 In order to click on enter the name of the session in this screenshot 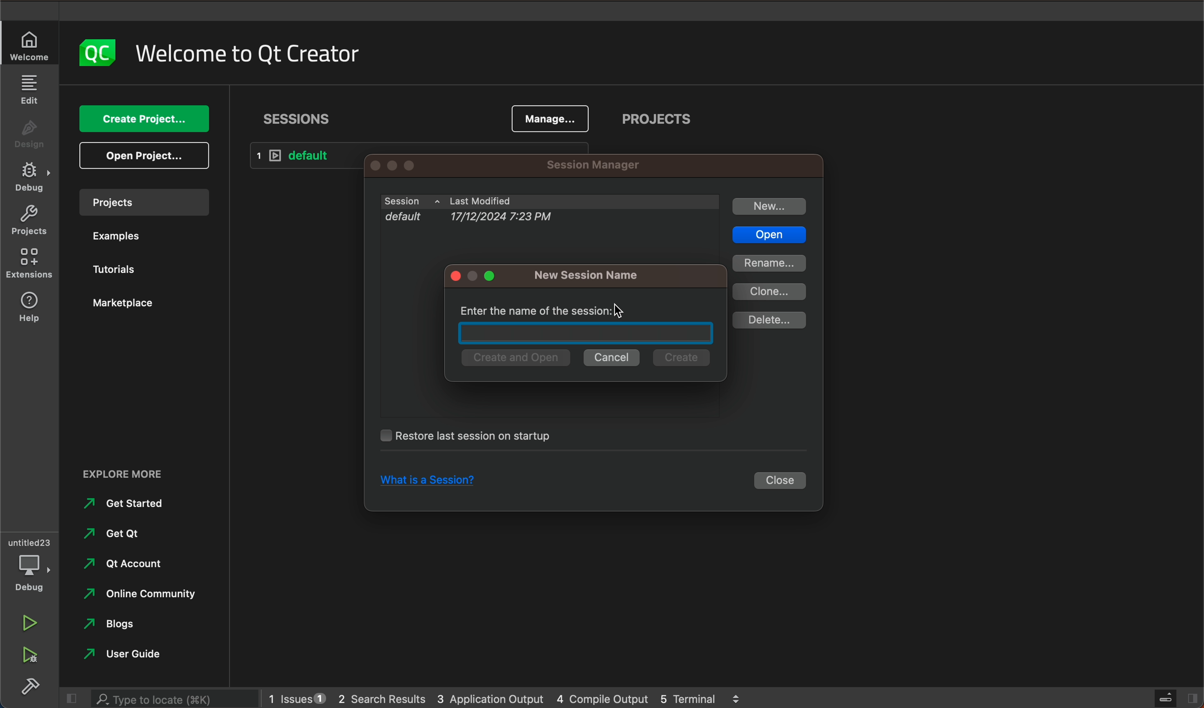, I will do `click(548, 306)`.